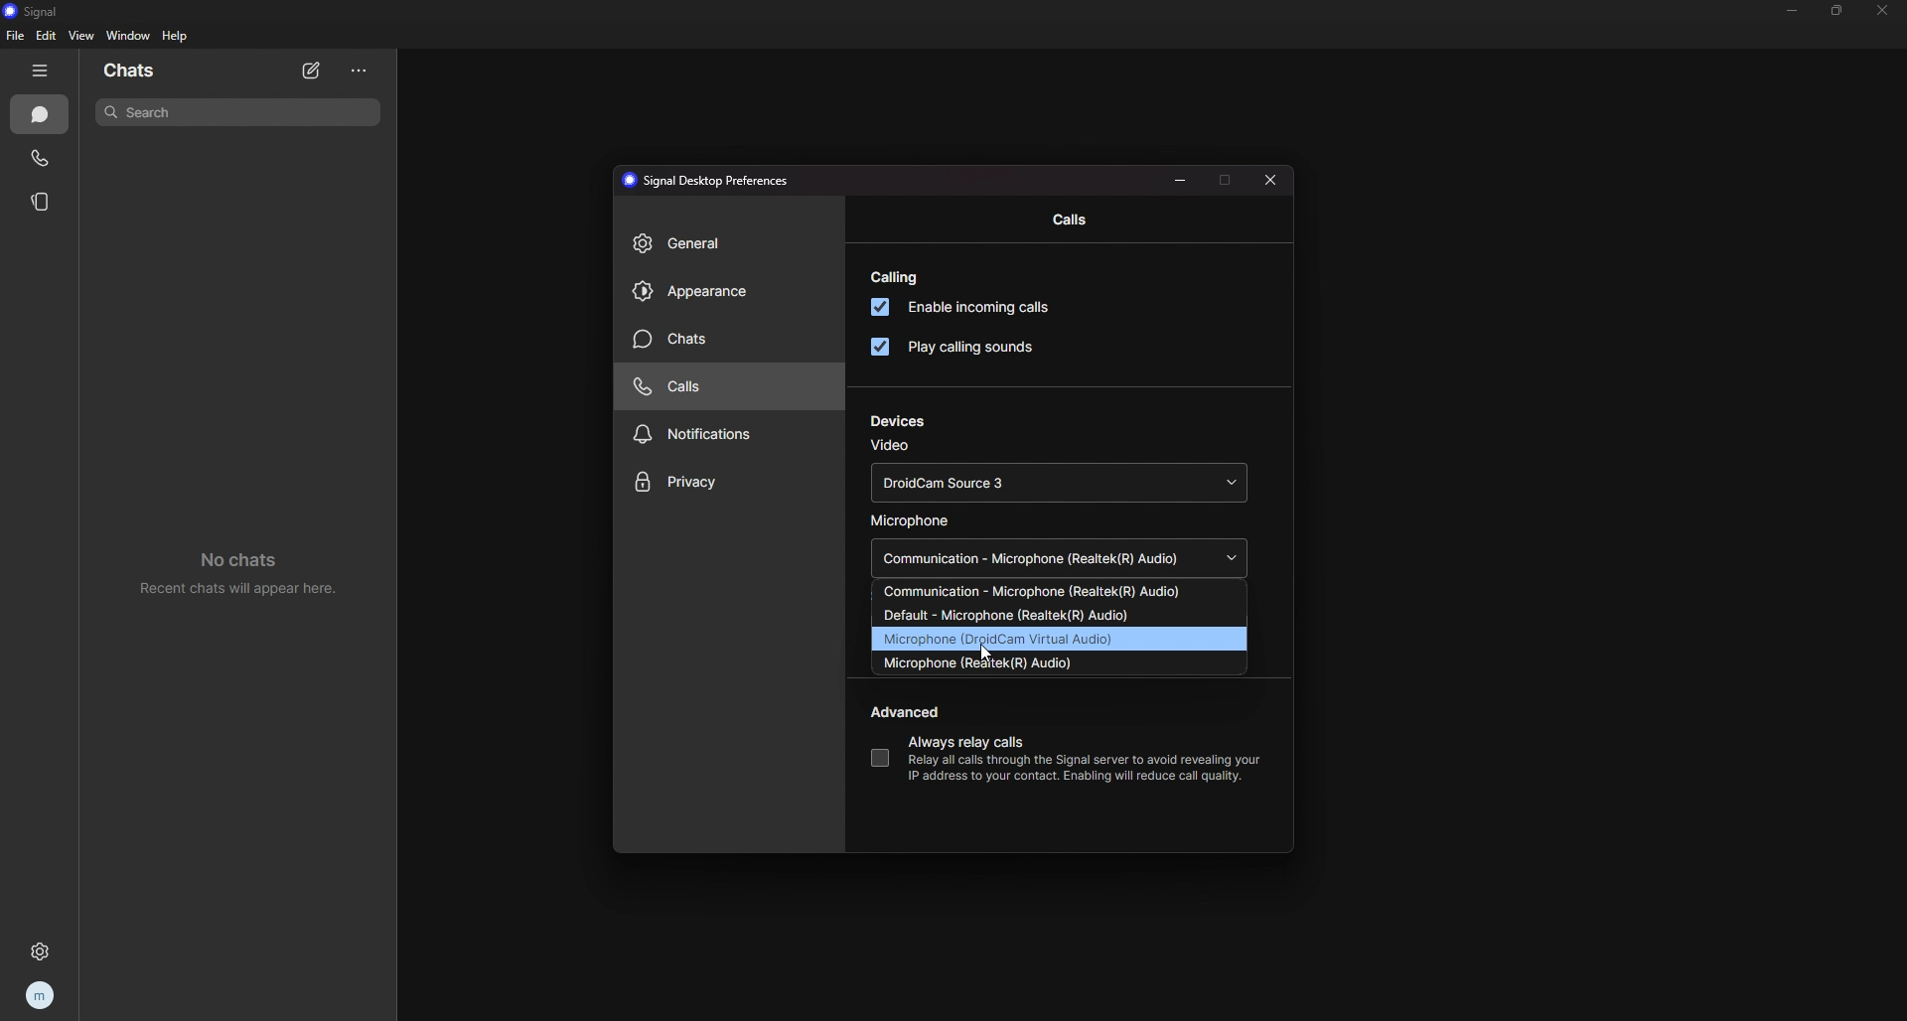  Describe the element at coordinates (1074, 769) in the screenshot. I see `description` at that location.